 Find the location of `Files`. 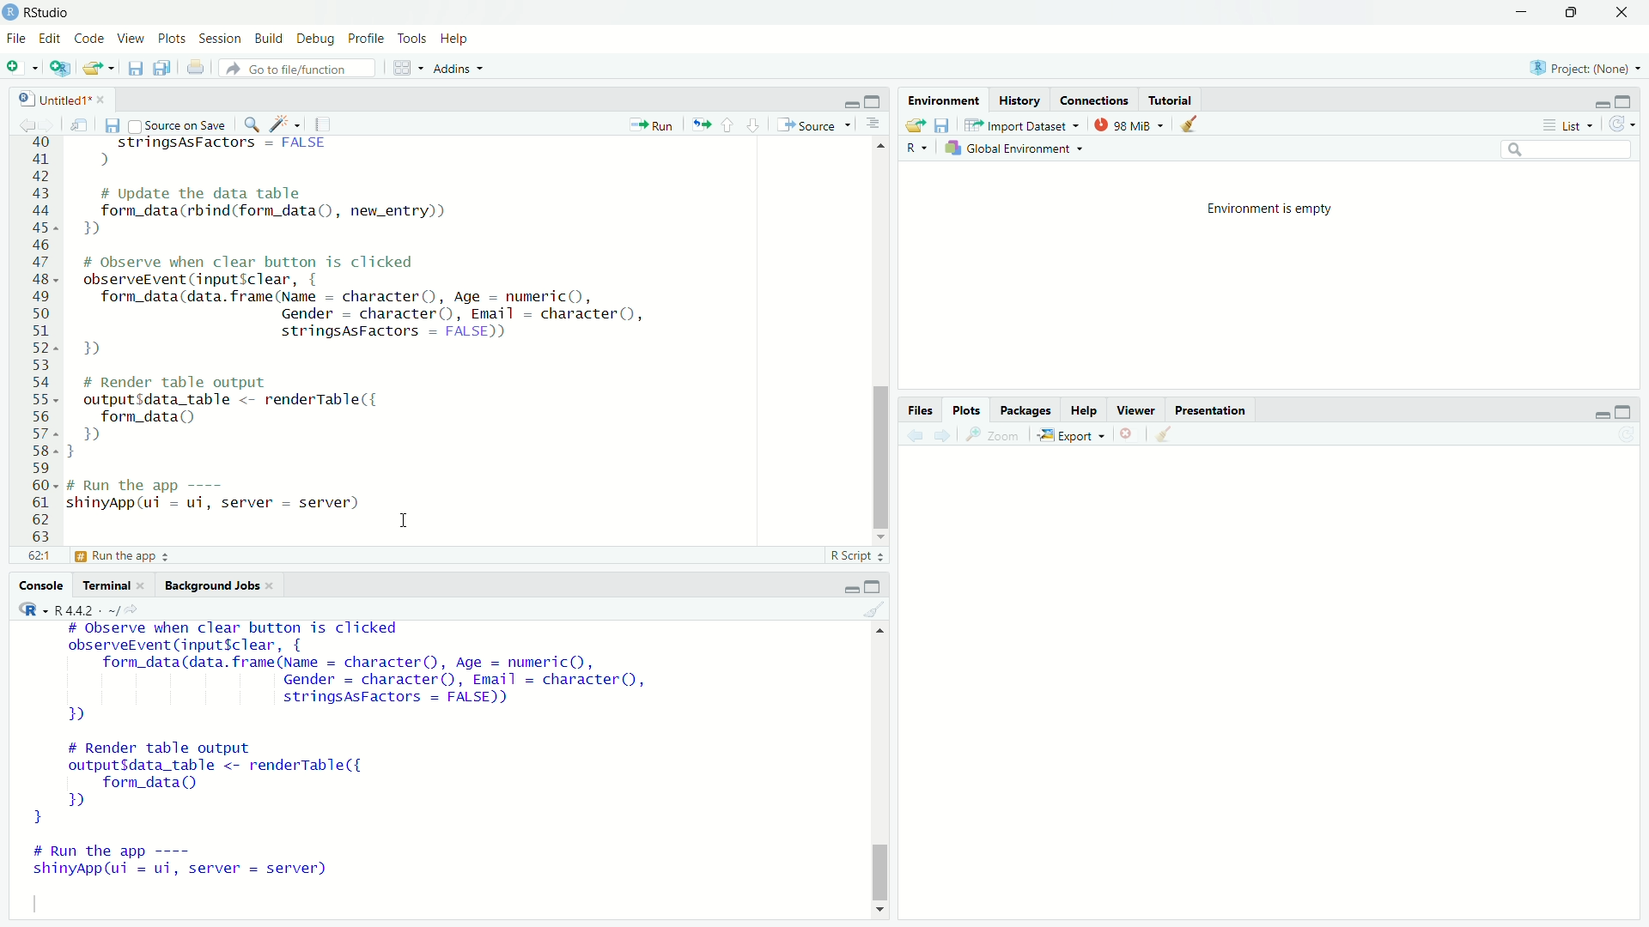

Files is located at coordinates (917, 410).